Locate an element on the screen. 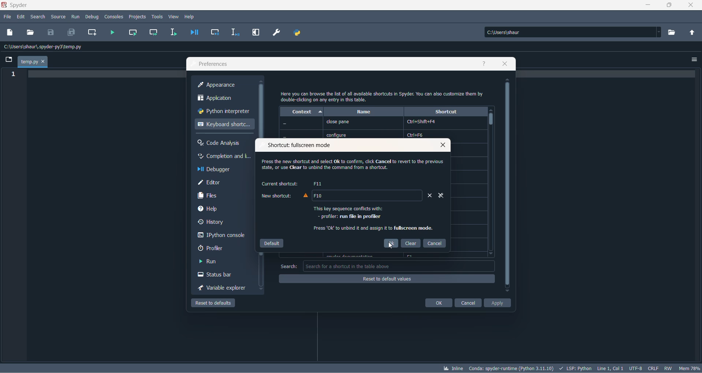 This screenshot has height=373, width=702. charset is located at coordinates (635, 368).